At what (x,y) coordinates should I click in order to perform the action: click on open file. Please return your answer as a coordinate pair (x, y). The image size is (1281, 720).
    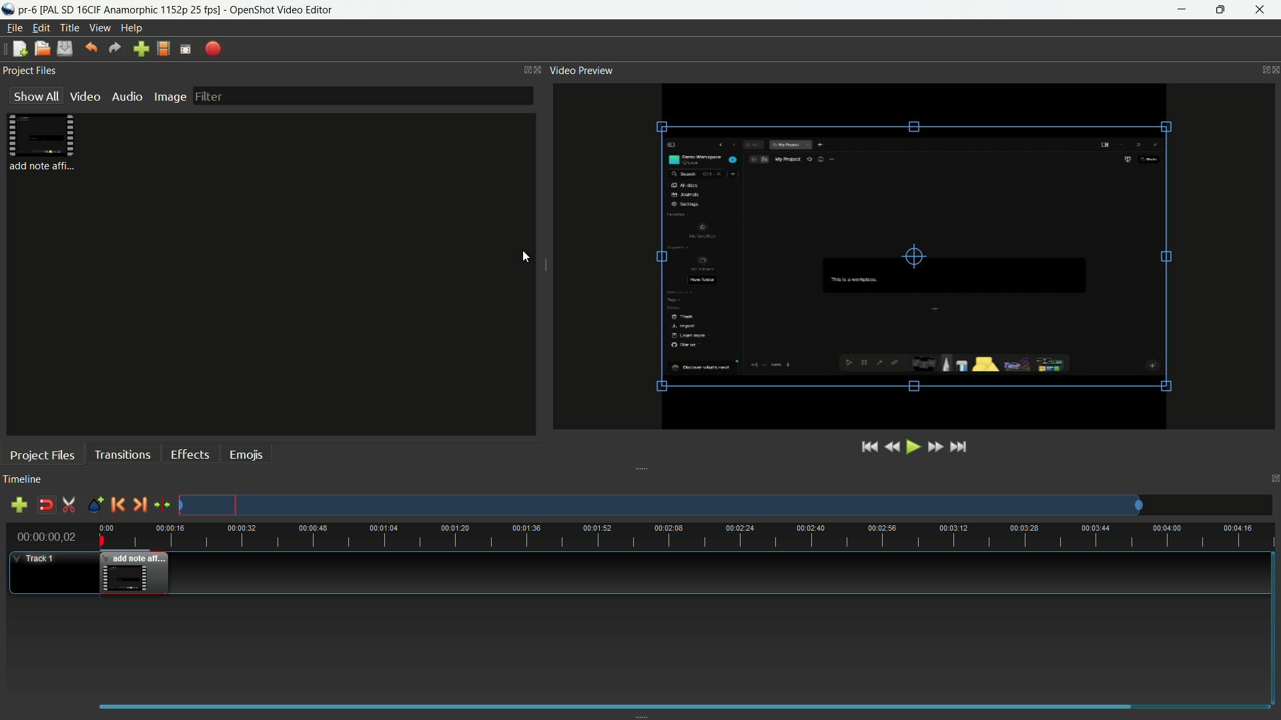
    Looking at the image, I should click on (41, 49).